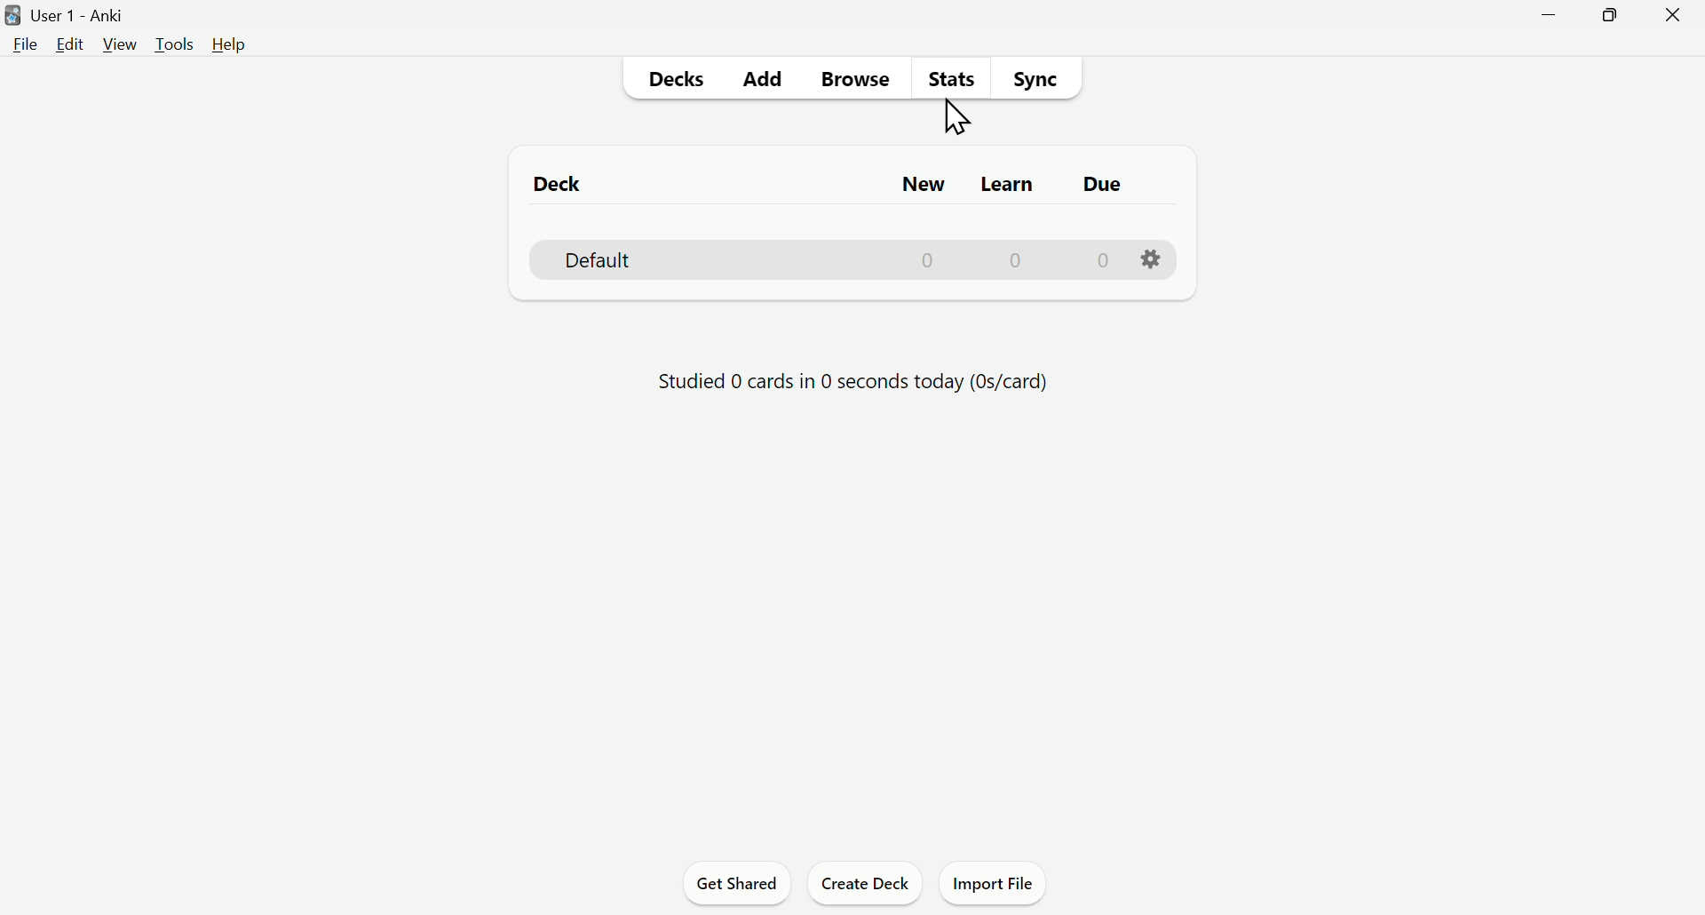 Image resolution: width=1705 pixels, height=915 pixels. I want to click on Help, so click(237, 44).